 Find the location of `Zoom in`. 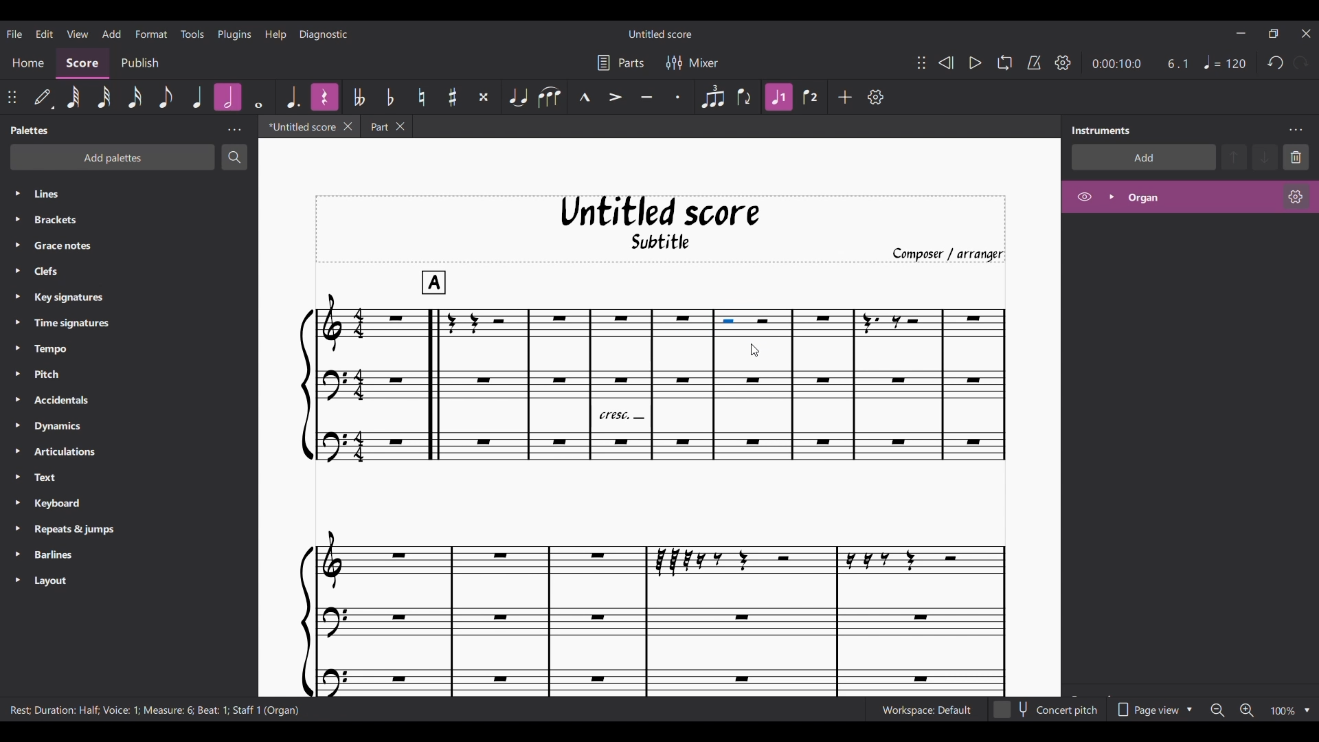

Zoom in is located at coordinates (1246, 710).